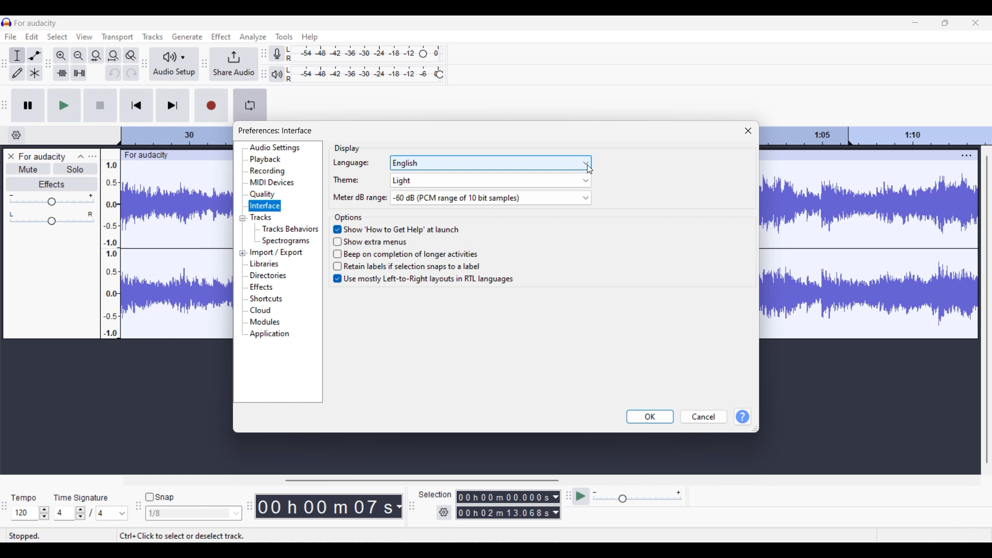 Image resolution: width=992 pixels, height=558 pixels. Describe the element at coordinates (28, 105) in the screenshot. I see `Pause` at that location.